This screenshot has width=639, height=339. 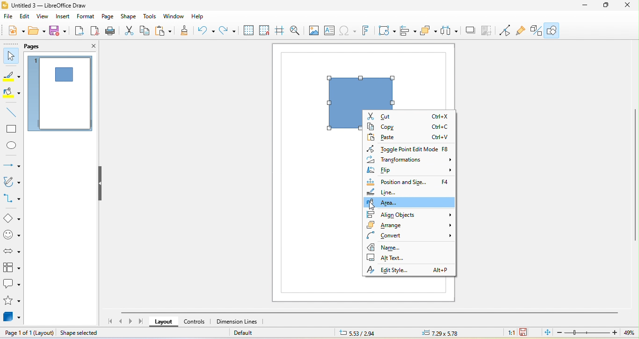 What do you see at coordinates (487, 31) in the screenshot?
I see `crop image` at bounding box center [487, 31].